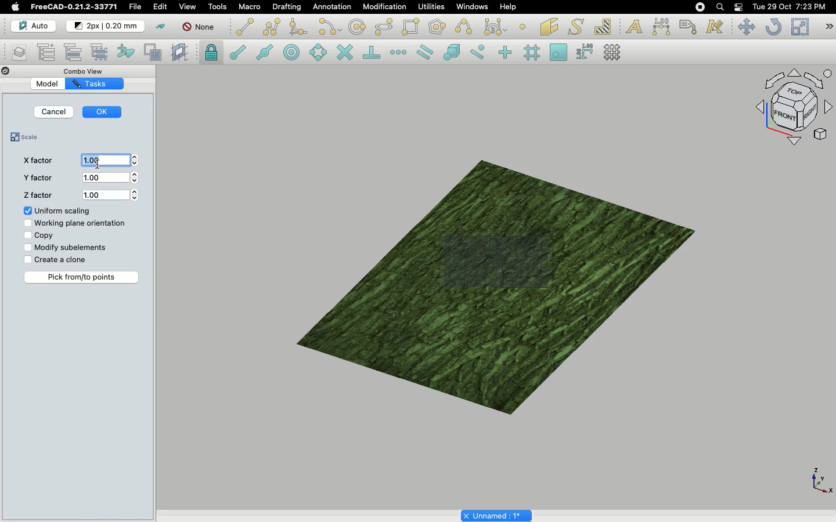 The width and height of the screenshot is (836, 522). What do you see at coordinates (344, 51) in the screenshot?
I see `Snap intersection` at bounding box center [344, 51].